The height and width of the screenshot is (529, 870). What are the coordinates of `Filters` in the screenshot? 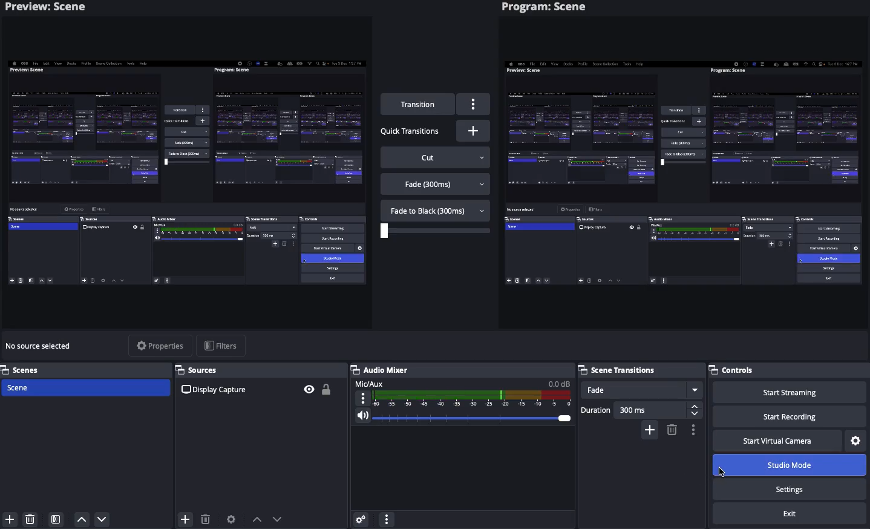 It's located at (223, 345).